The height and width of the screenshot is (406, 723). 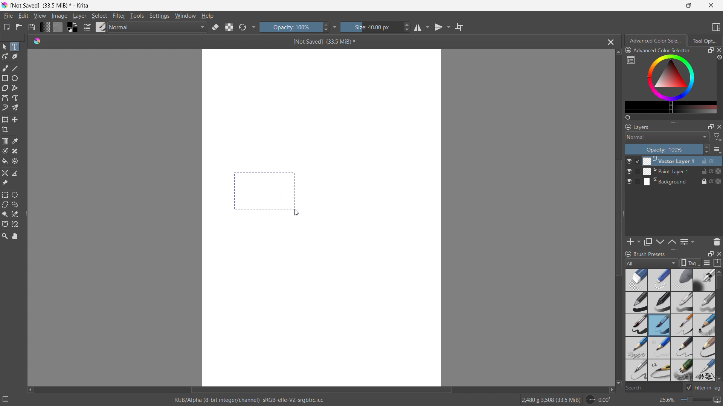 I want to click on sketch pencil, so click(x=703, y=326).